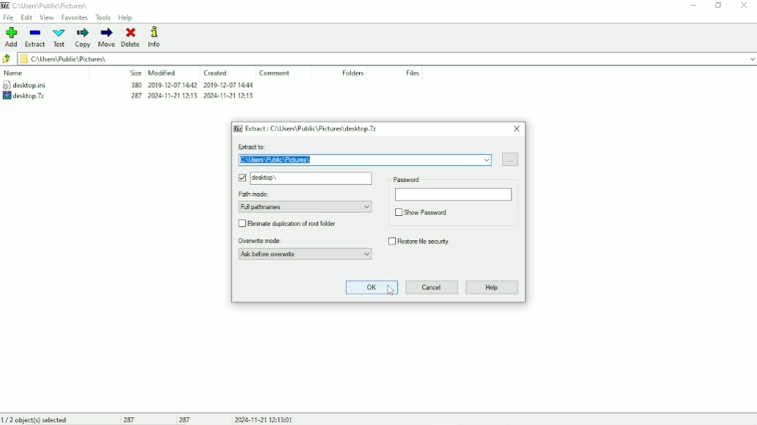 The image size is (757, 425). Describe the element at coordinates (392, 294) in the screenshot. I see `cursor` at that location.